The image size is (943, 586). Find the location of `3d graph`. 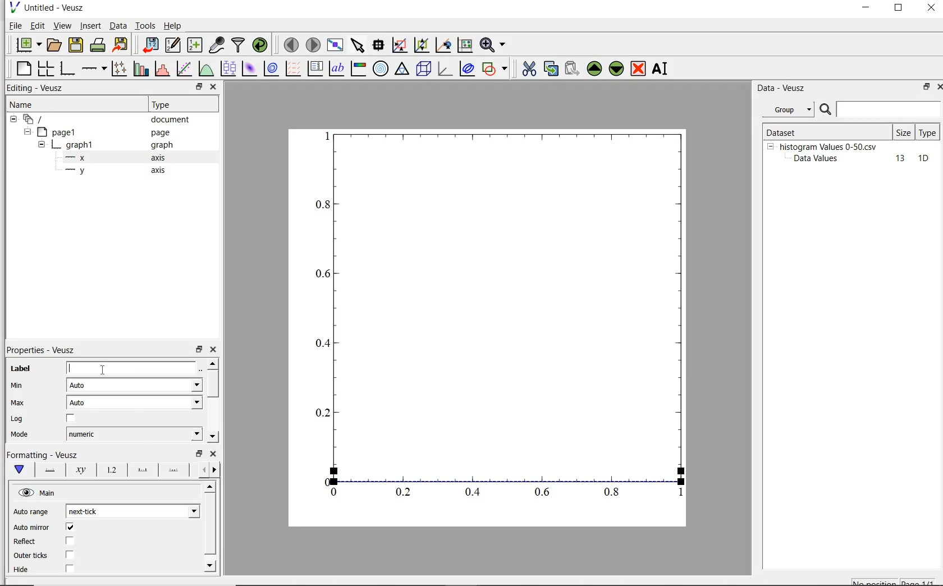

3d graph is located at coordinates (445, 69).